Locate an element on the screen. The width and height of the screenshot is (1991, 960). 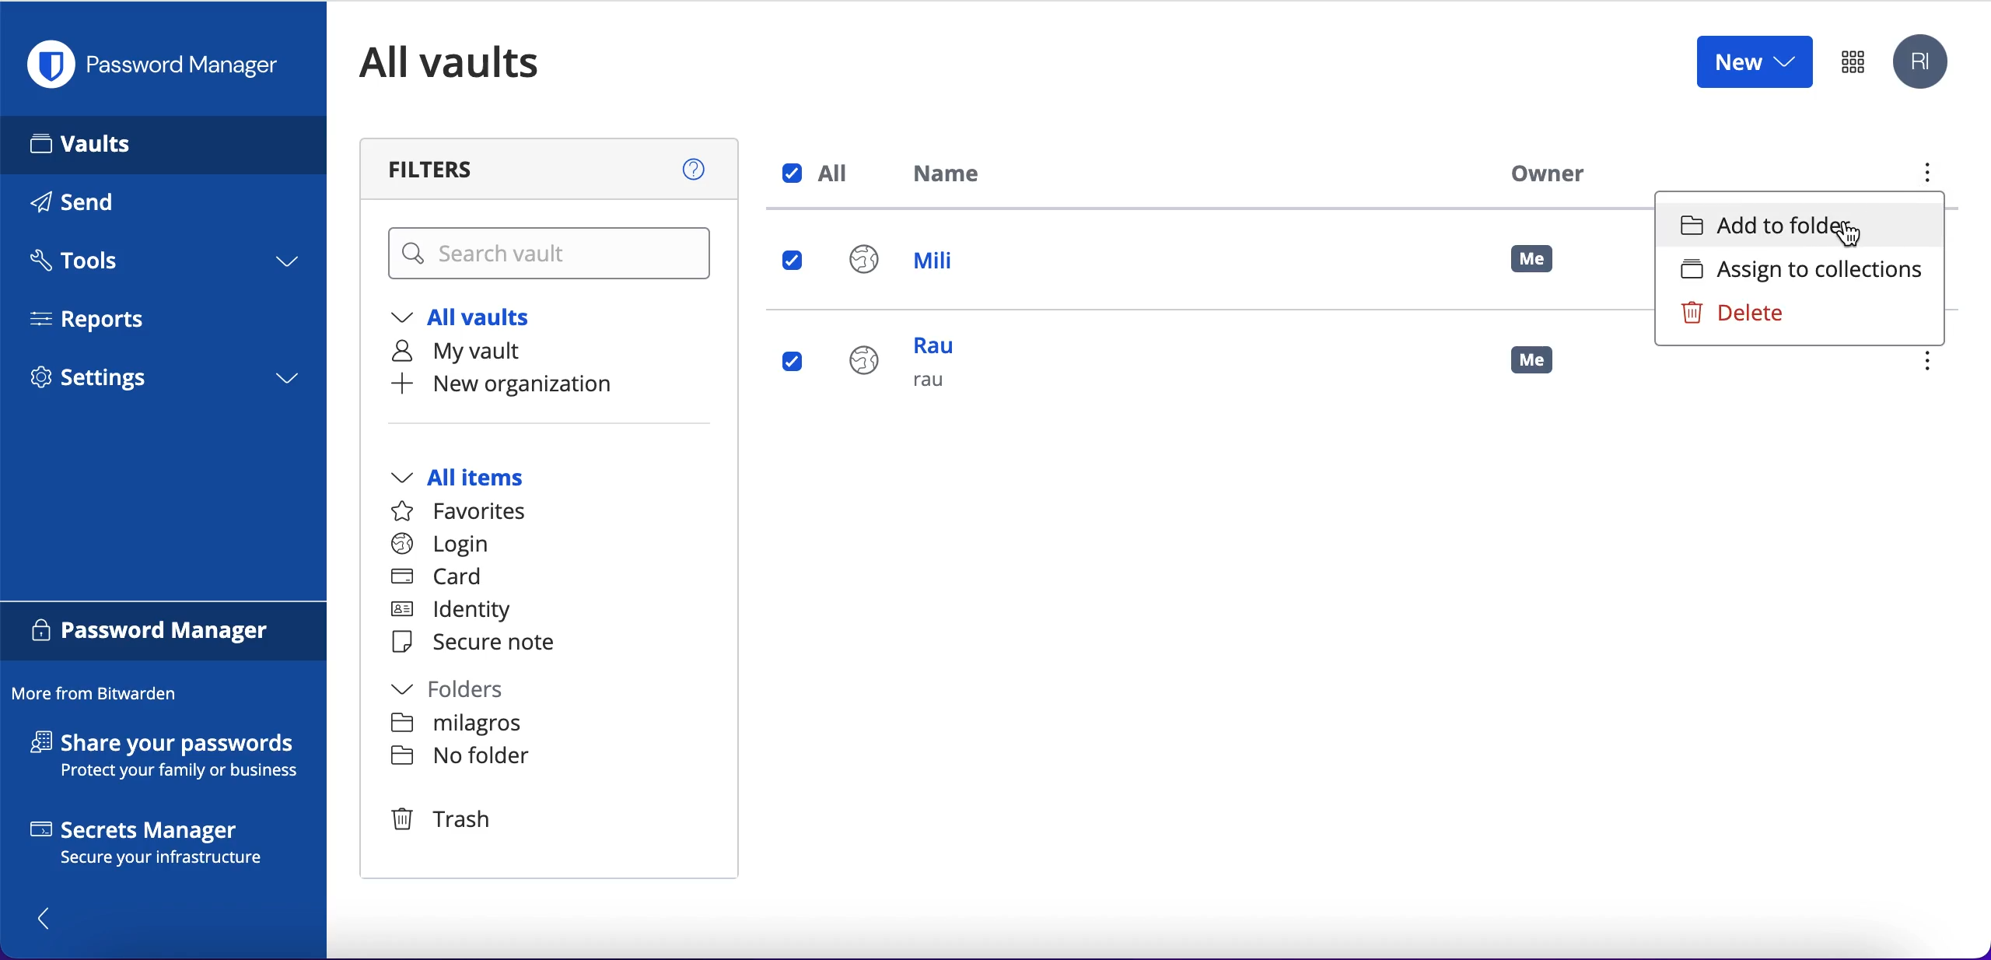
reports is located at coordinates (100, 319).